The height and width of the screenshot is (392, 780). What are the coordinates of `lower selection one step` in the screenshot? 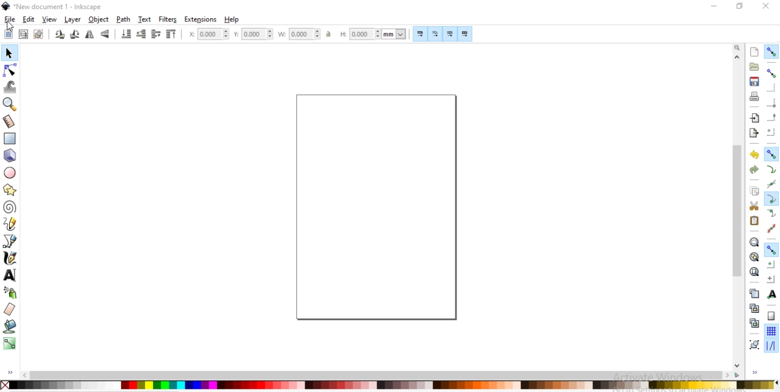 It's located at (141, 35).